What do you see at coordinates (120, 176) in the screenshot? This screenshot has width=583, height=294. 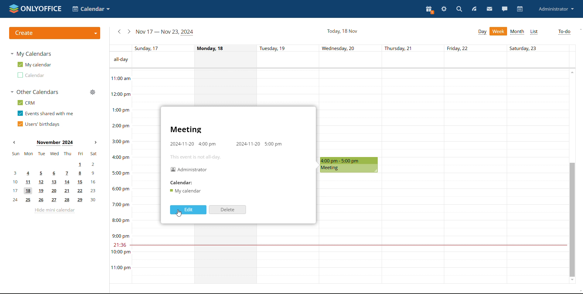 I see `time line` at bounding box center [120, 176].